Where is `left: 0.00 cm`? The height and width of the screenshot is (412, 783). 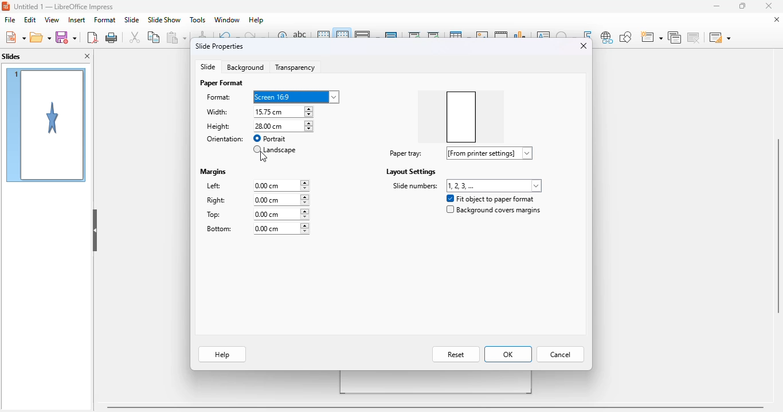 left: 0.00 cm is located at coordinates (275, 185).